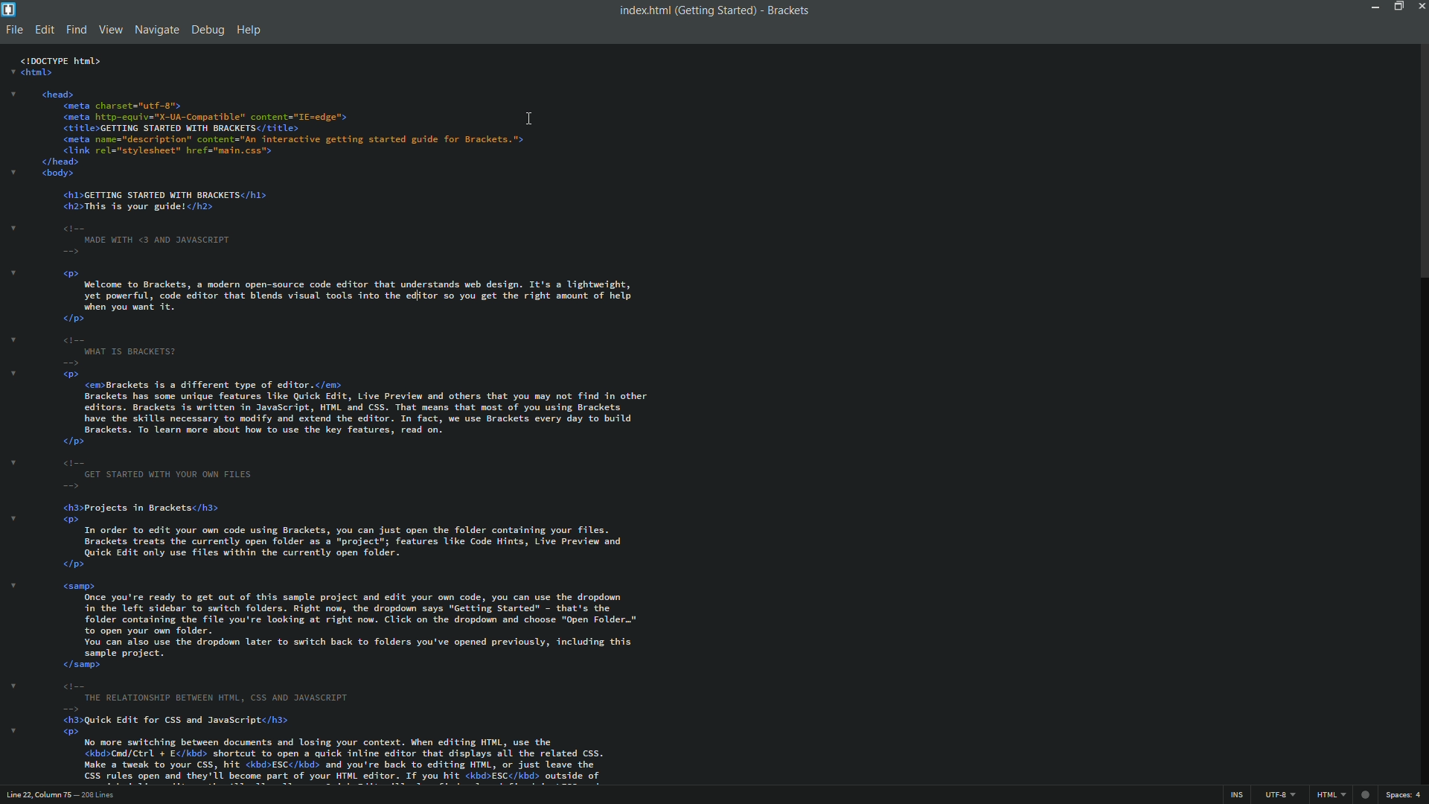  Describe the element at coordinates (13, 462) in the screenshot. I see `dropdown` at that location.